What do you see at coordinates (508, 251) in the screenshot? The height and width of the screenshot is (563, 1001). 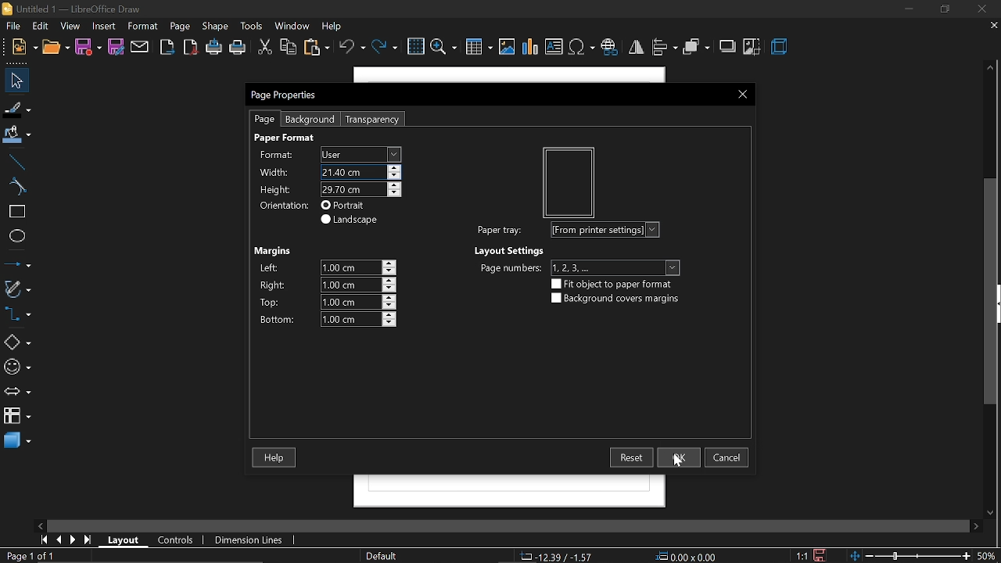 I see `Layout settings` at bounding box center [508, 251].